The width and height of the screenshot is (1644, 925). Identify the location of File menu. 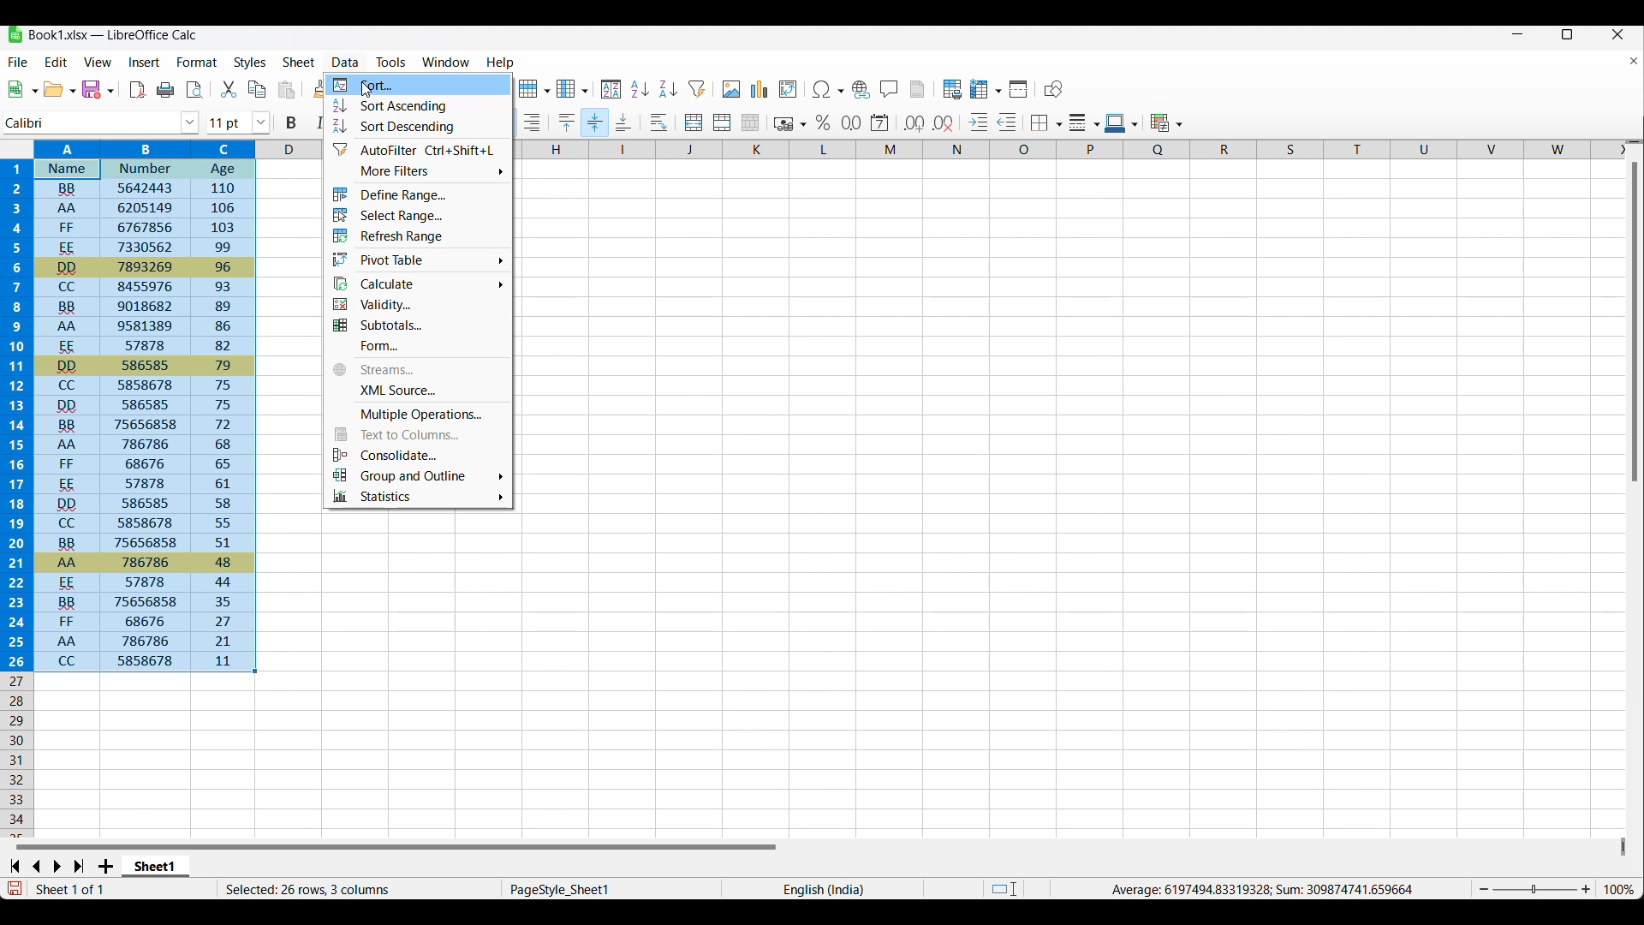
(19, 62).